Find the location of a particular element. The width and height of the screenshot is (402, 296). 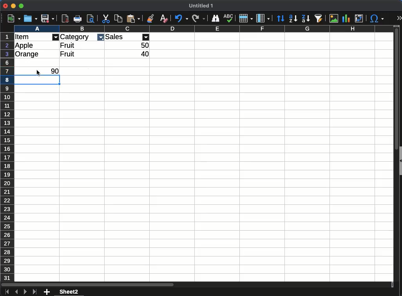

filter is located at coordinates (56, 37).